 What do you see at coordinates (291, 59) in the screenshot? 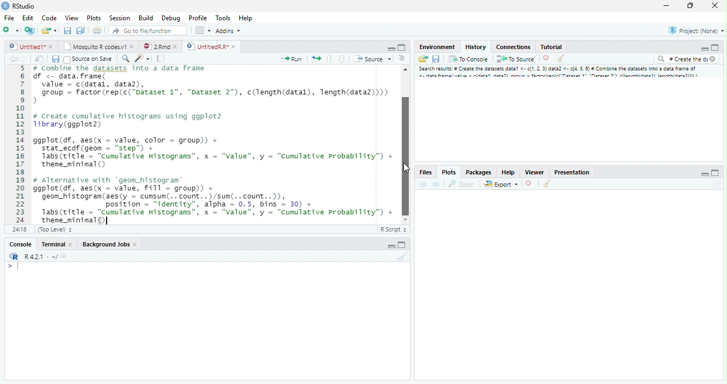
I see `Run` at bounding box center [291, 59].